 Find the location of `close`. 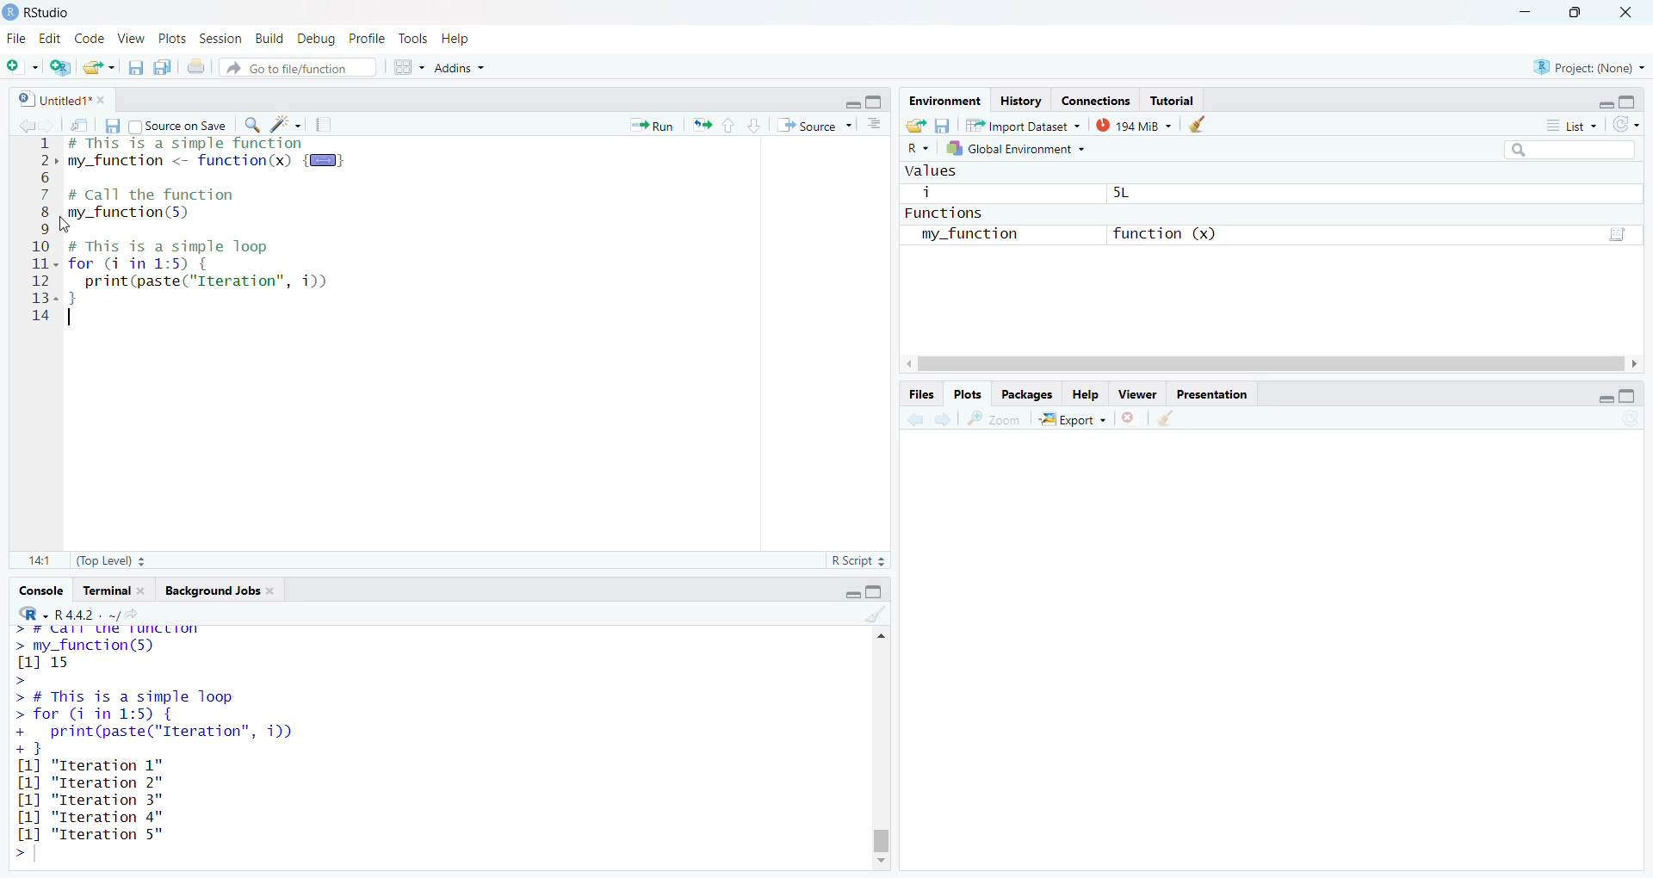

close is located at coordinates (107, 99).